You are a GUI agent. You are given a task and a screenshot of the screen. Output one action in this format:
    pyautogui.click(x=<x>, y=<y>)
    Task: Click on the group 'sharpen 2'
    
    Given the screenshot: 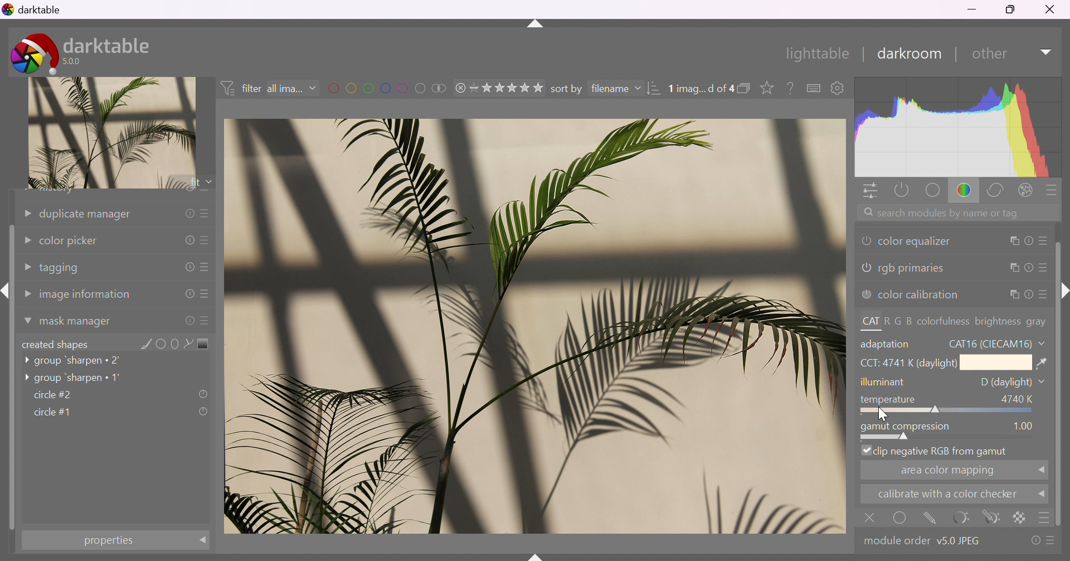 What is the action you would take?
    pyautogui.click(x=71, y=362)
    